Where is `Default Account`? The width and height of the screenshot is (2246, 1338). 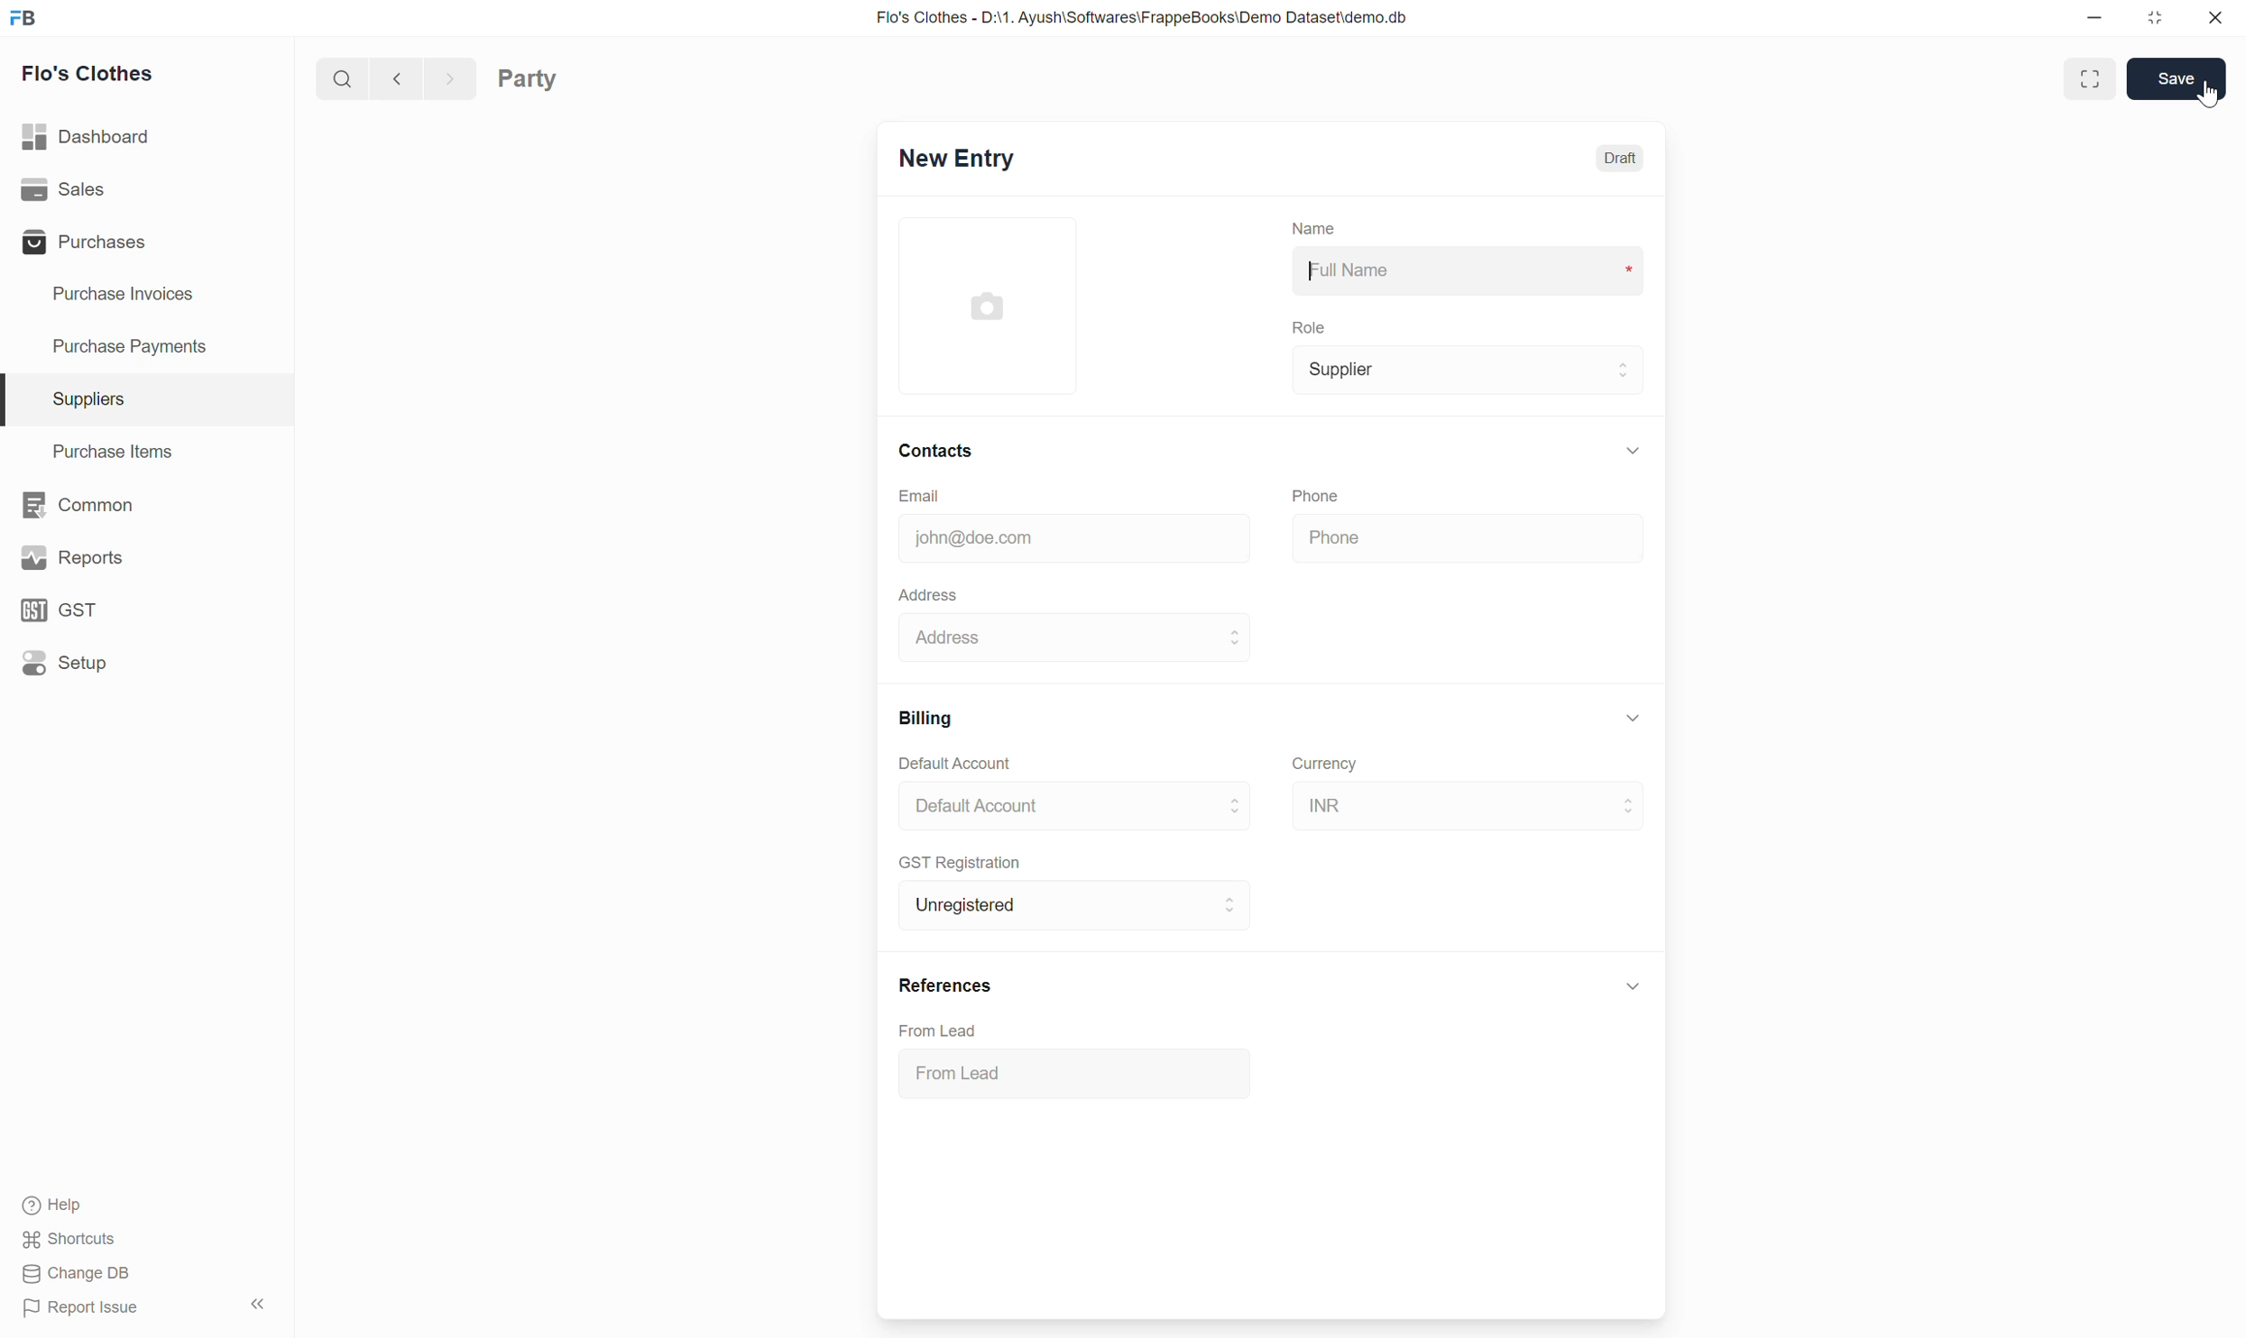
Default Account is located at coordinates (1076, 806).